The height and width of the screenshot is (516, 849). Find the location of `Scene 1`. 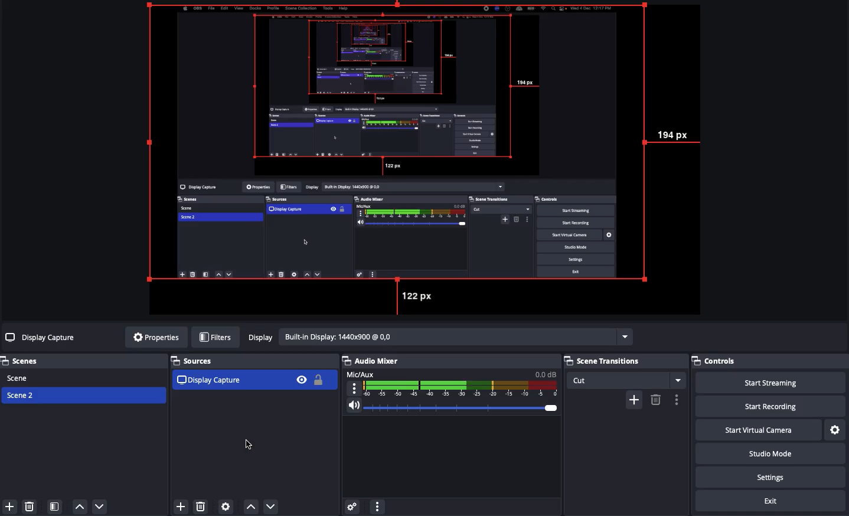

Scene 1 is located at coordinates (19, 377).